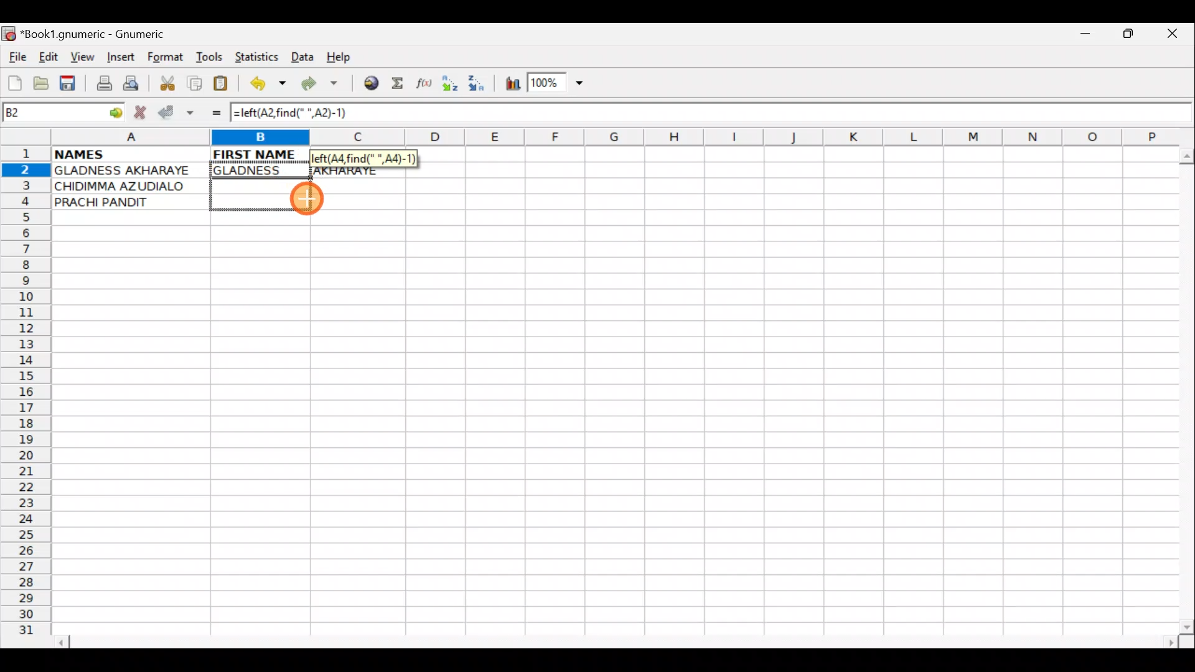 Image resolution: width=1195 pixels, height=672 pixels. I want to click on Statistics, so click(260, 56).